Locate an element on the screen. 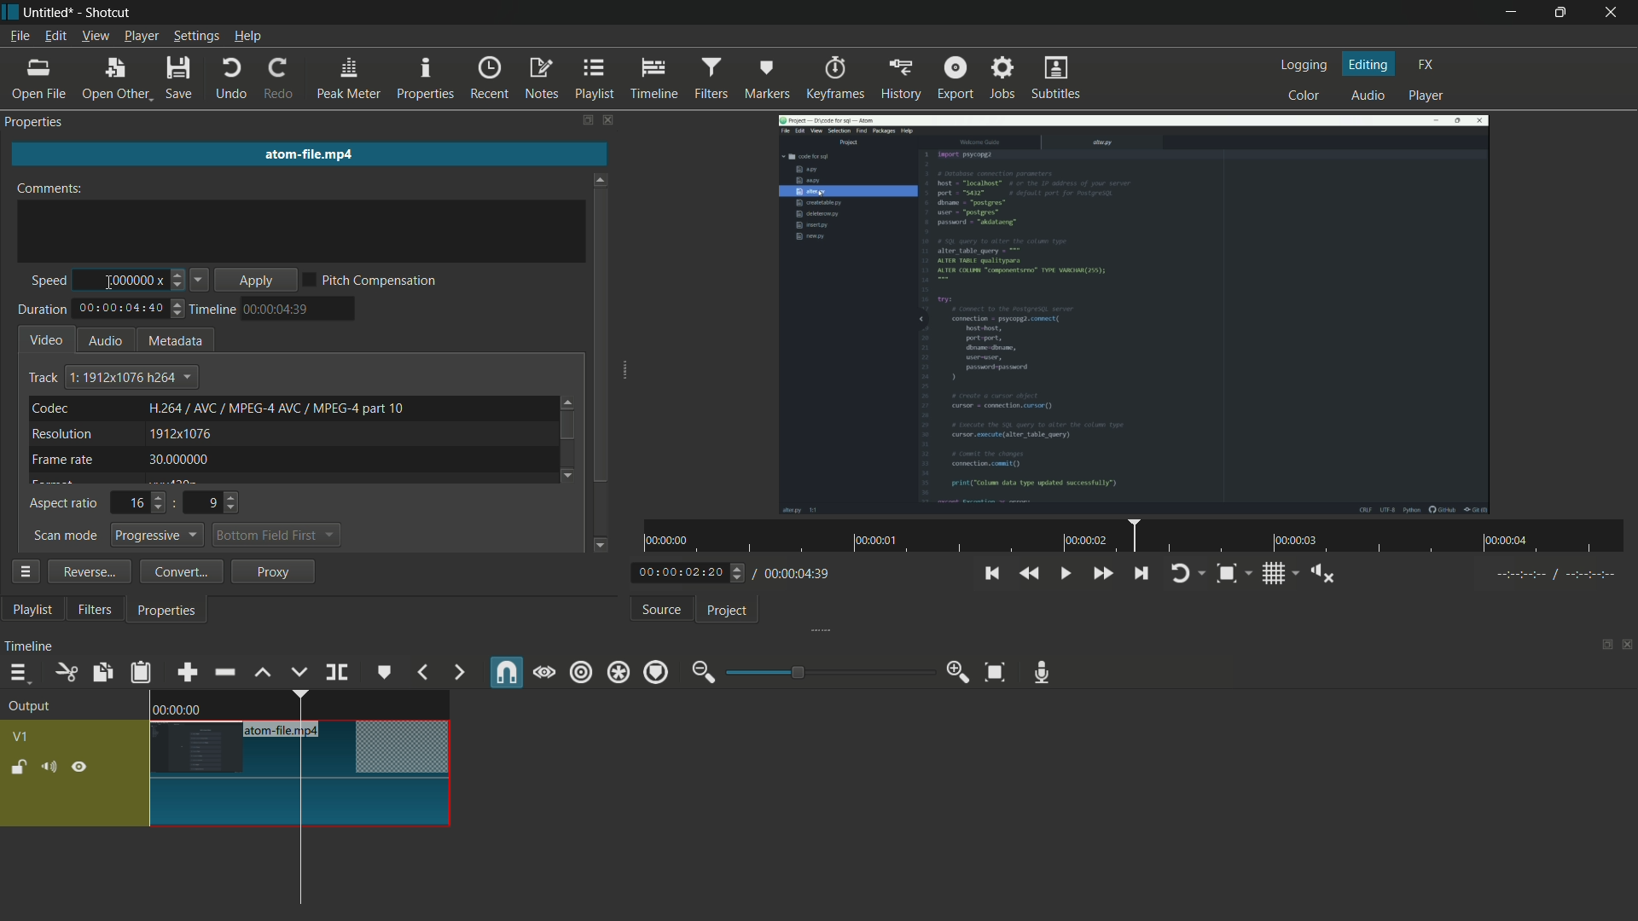  1912 is located at coordinates (181, 433).